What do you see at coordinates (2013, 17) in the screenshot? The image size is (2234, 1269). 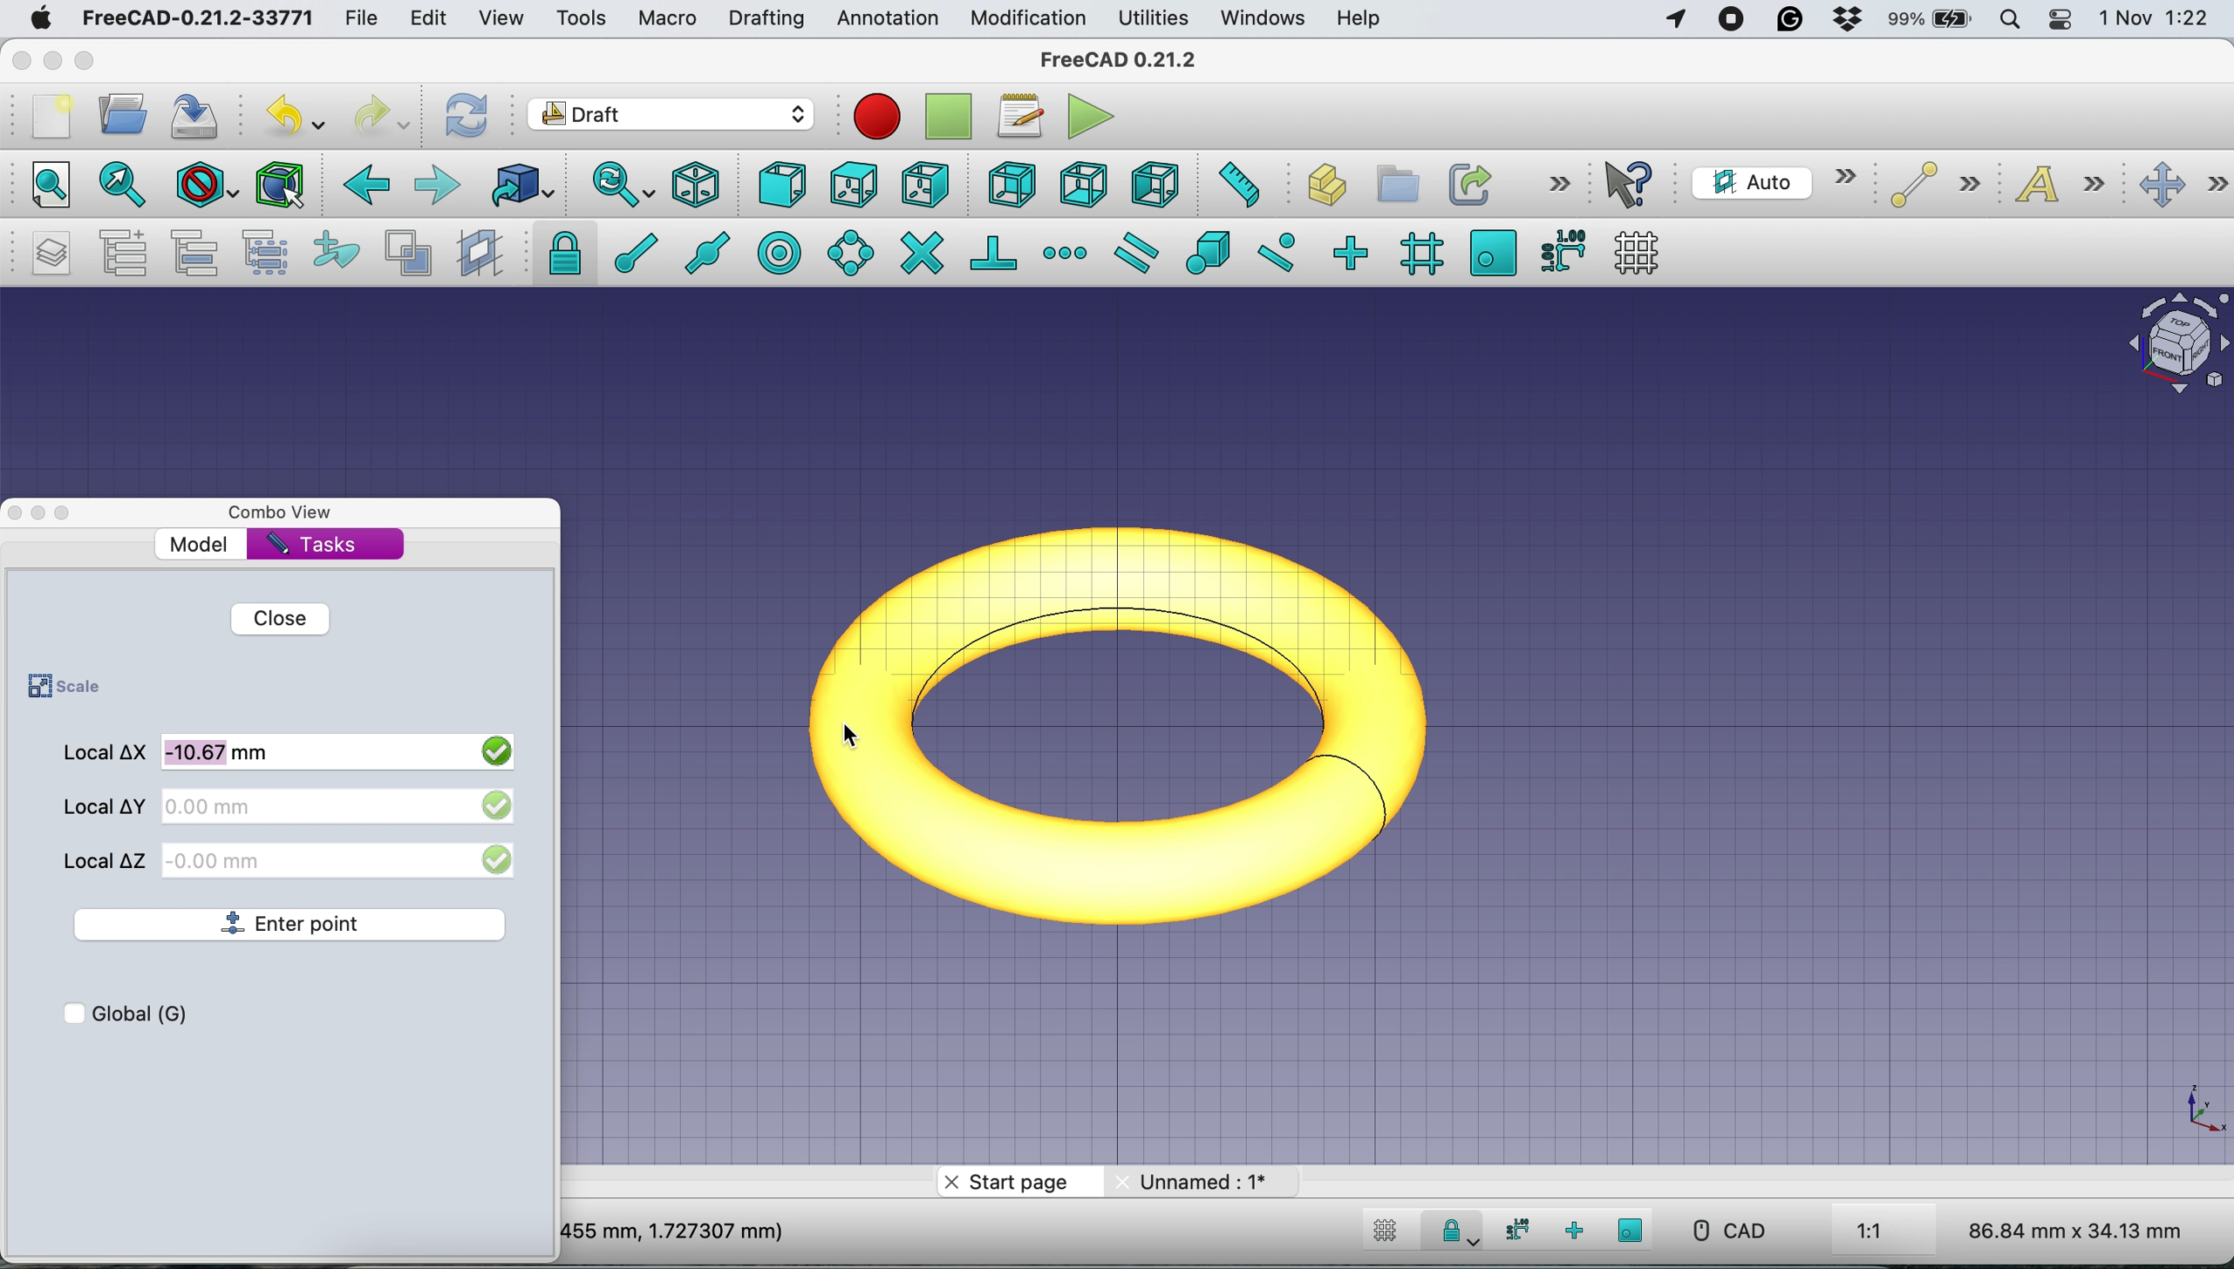 I see `spotlight search` at bounding box center [2013, 17].